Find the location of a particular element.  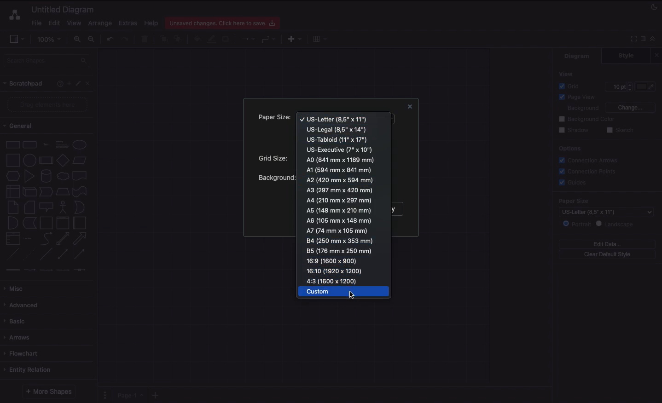

Table is located at coordinates (319, 38).